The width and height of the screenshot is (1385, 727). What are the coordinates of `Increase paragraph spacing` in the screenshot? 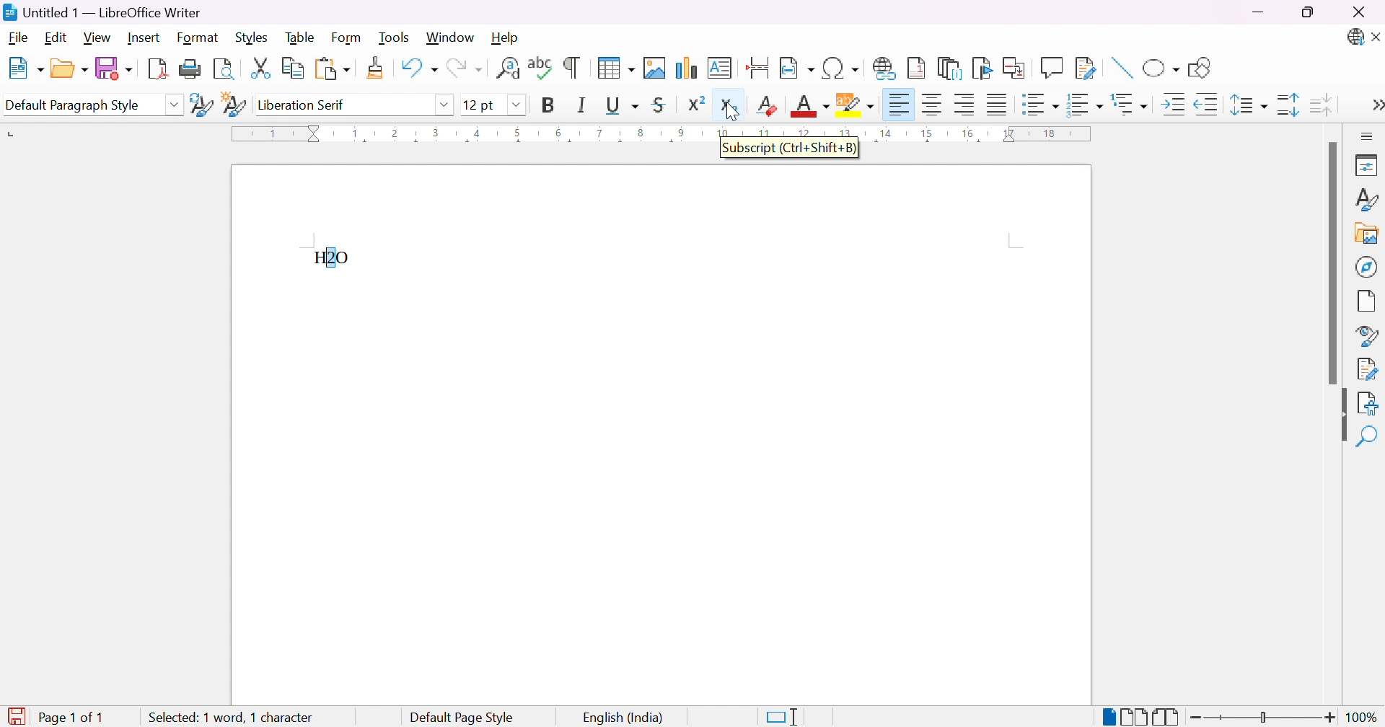 It's located at (1290, 105).